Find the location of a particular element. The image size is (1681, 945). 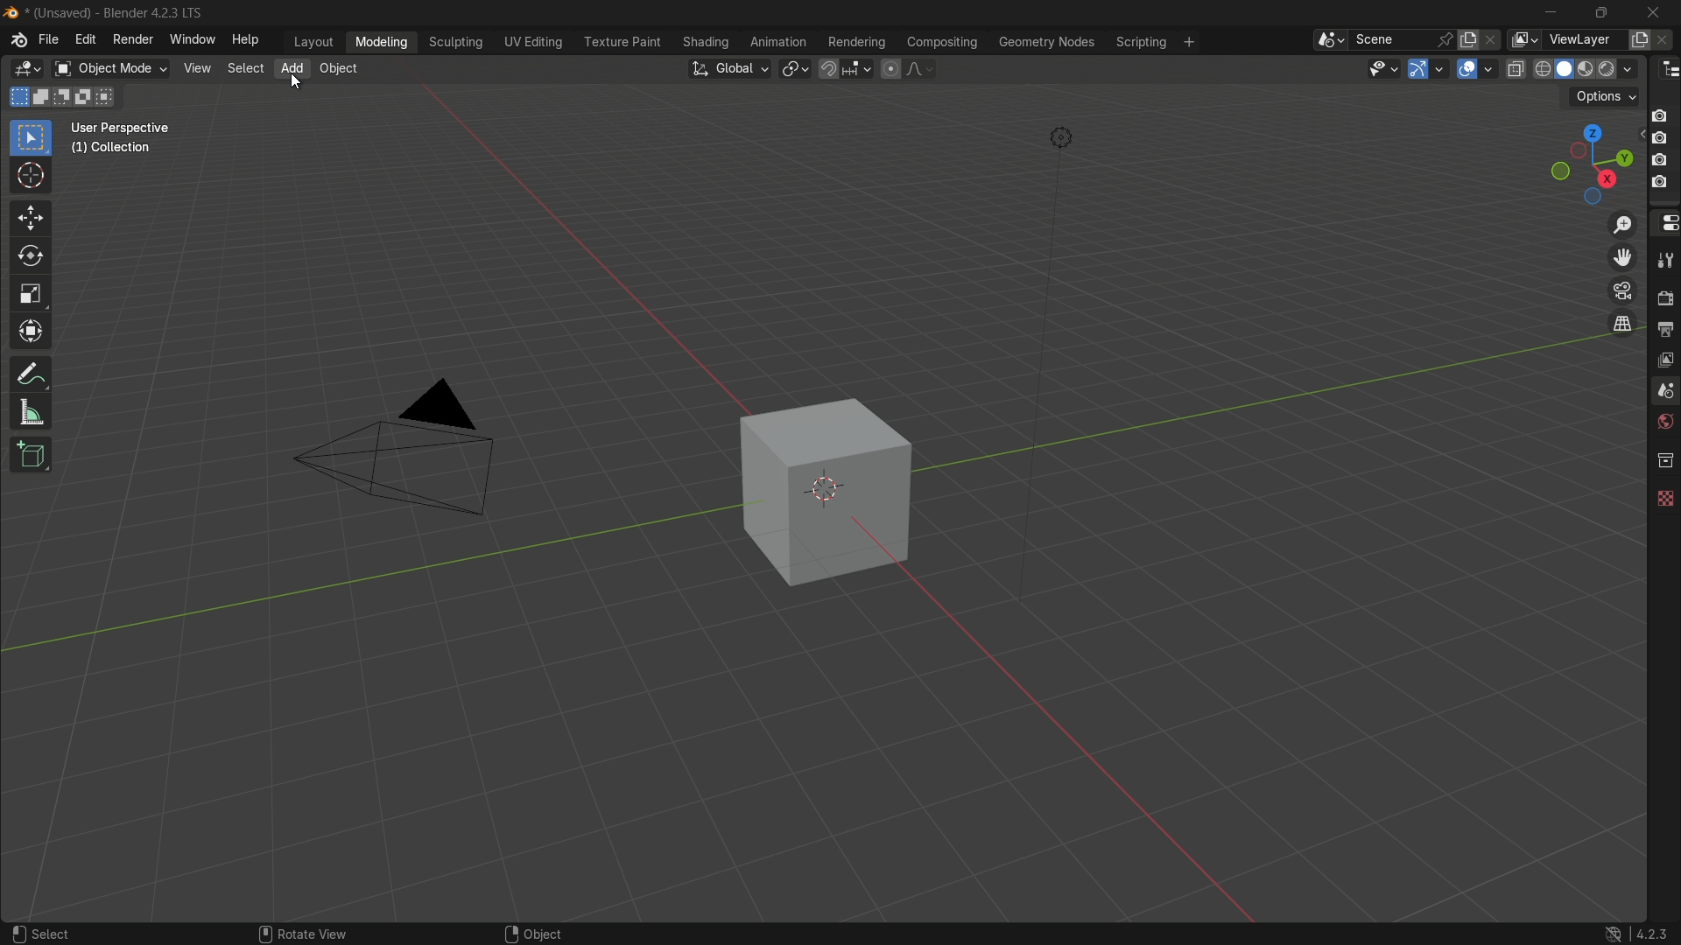

intersect existing selection is located at coordinates (110, 96).